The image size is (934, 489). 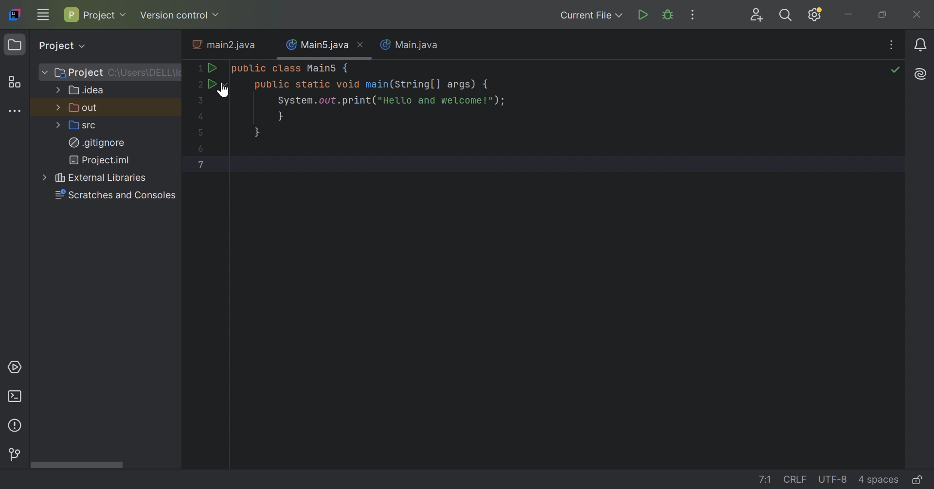 I want to click on Project, so click(x=60, y=45).